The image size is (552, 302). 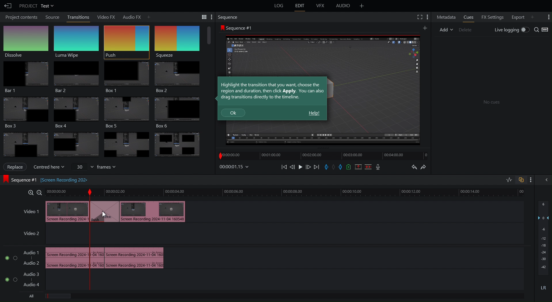 I want to click on Highlight the transition that you want, choose the
region and duration, then click Apply. You can also
drag transitions directly to the timeline., so click(x=273, y=91).